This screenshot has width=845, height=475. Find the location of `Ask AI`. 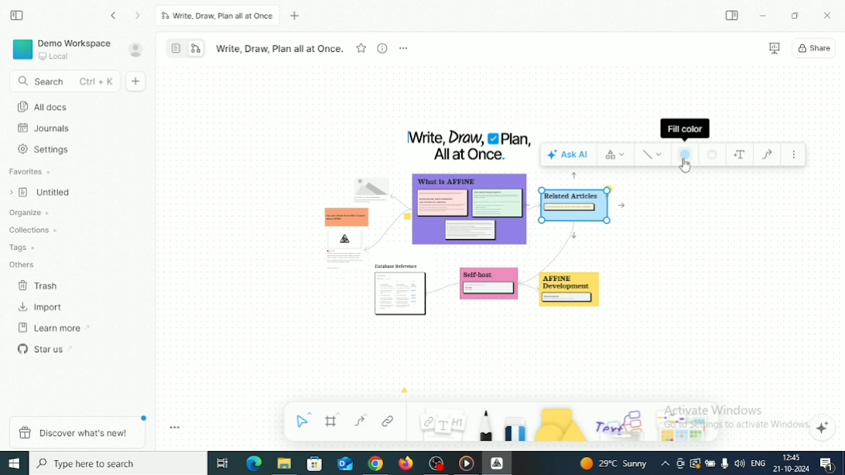

Ask AI is located at coordinates (569, 154).